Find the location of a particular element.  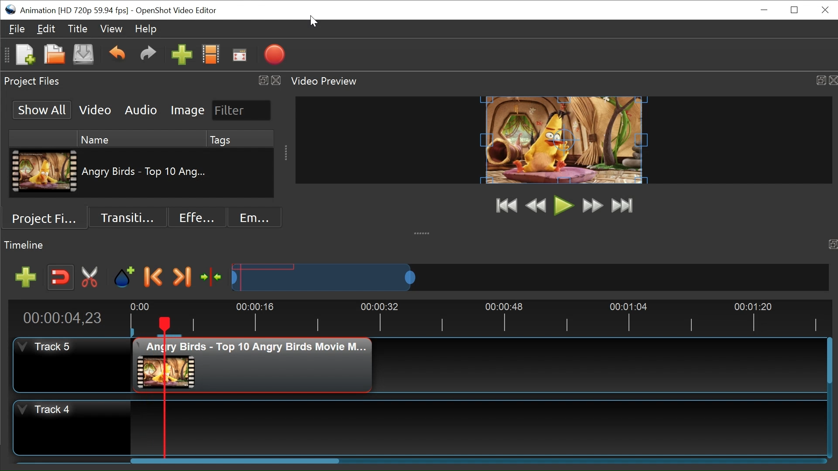

Vertical Scroll bar is located at coordinates (237, 460).